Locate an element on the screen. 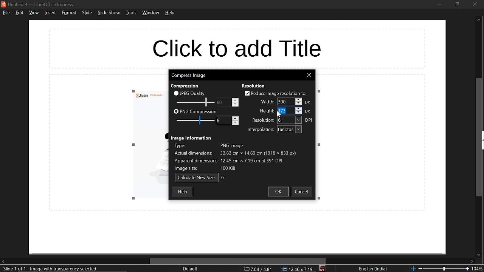  Cursor is located at coordinates (279, 114).